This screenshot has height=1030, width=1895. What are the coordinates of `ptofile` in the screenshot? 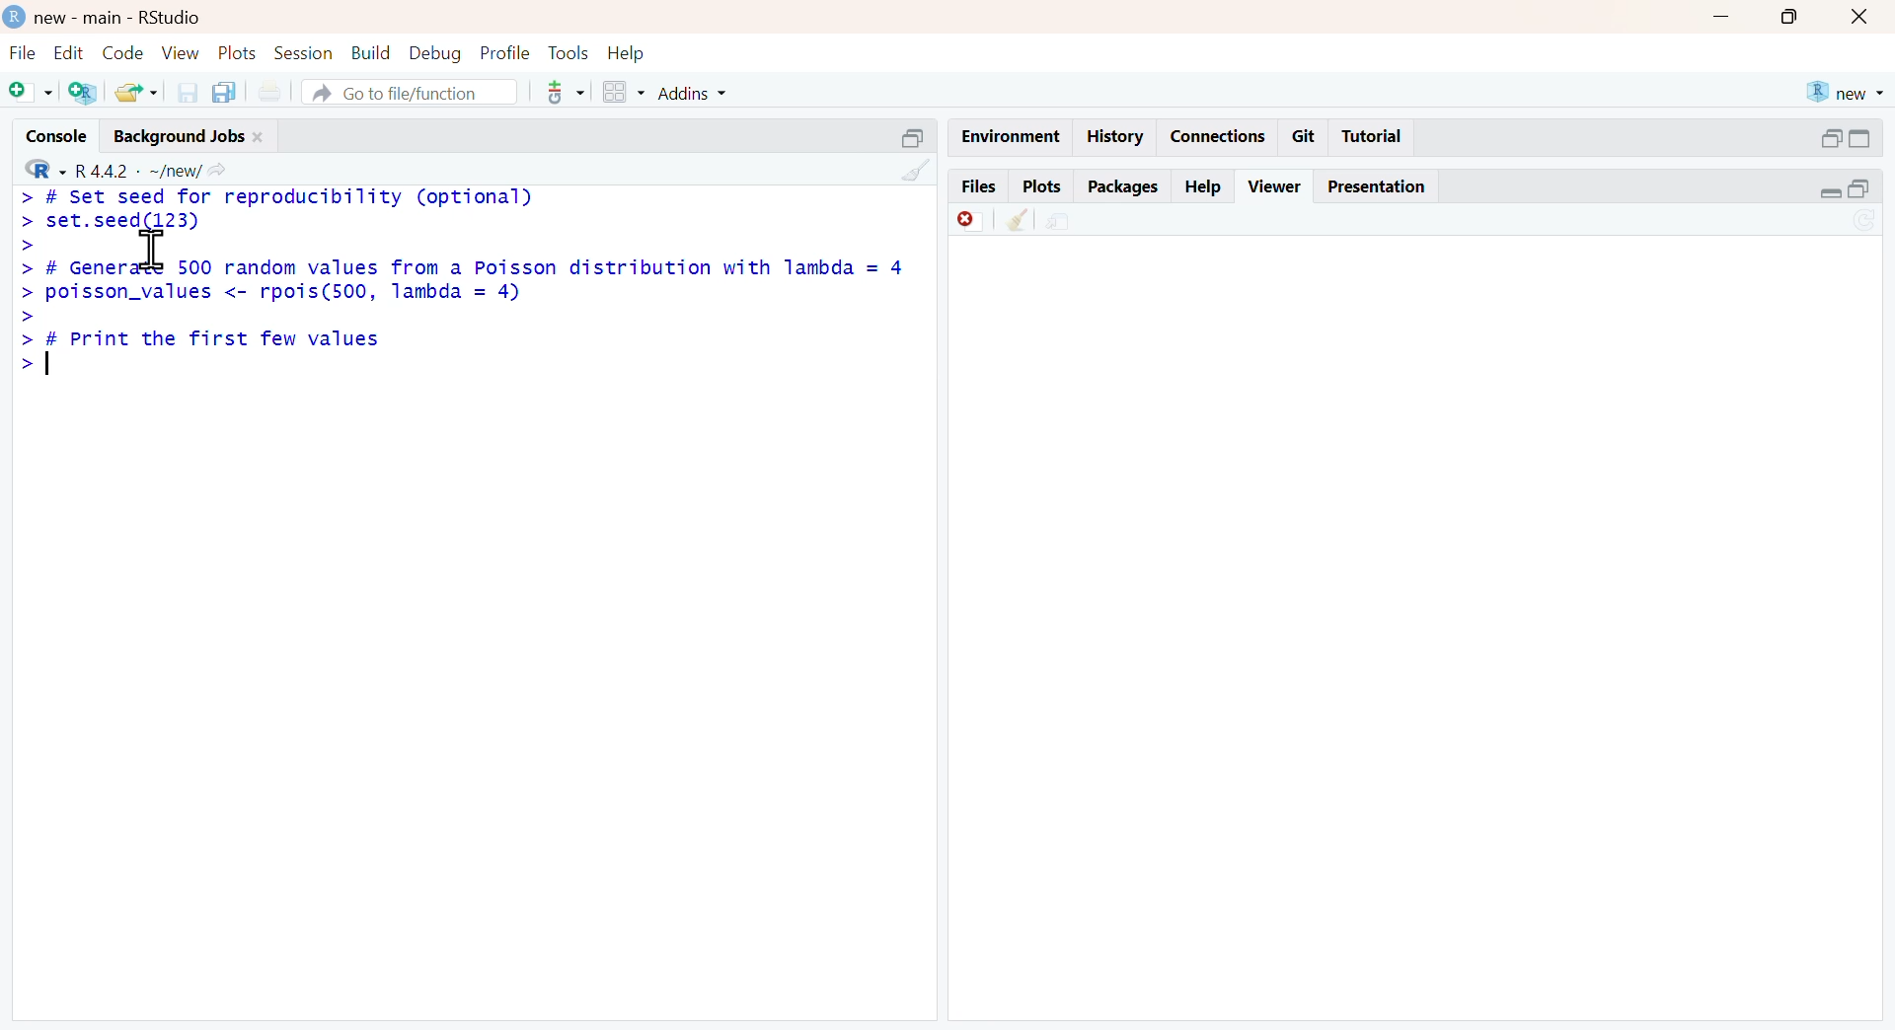 It's located at (507, 53).